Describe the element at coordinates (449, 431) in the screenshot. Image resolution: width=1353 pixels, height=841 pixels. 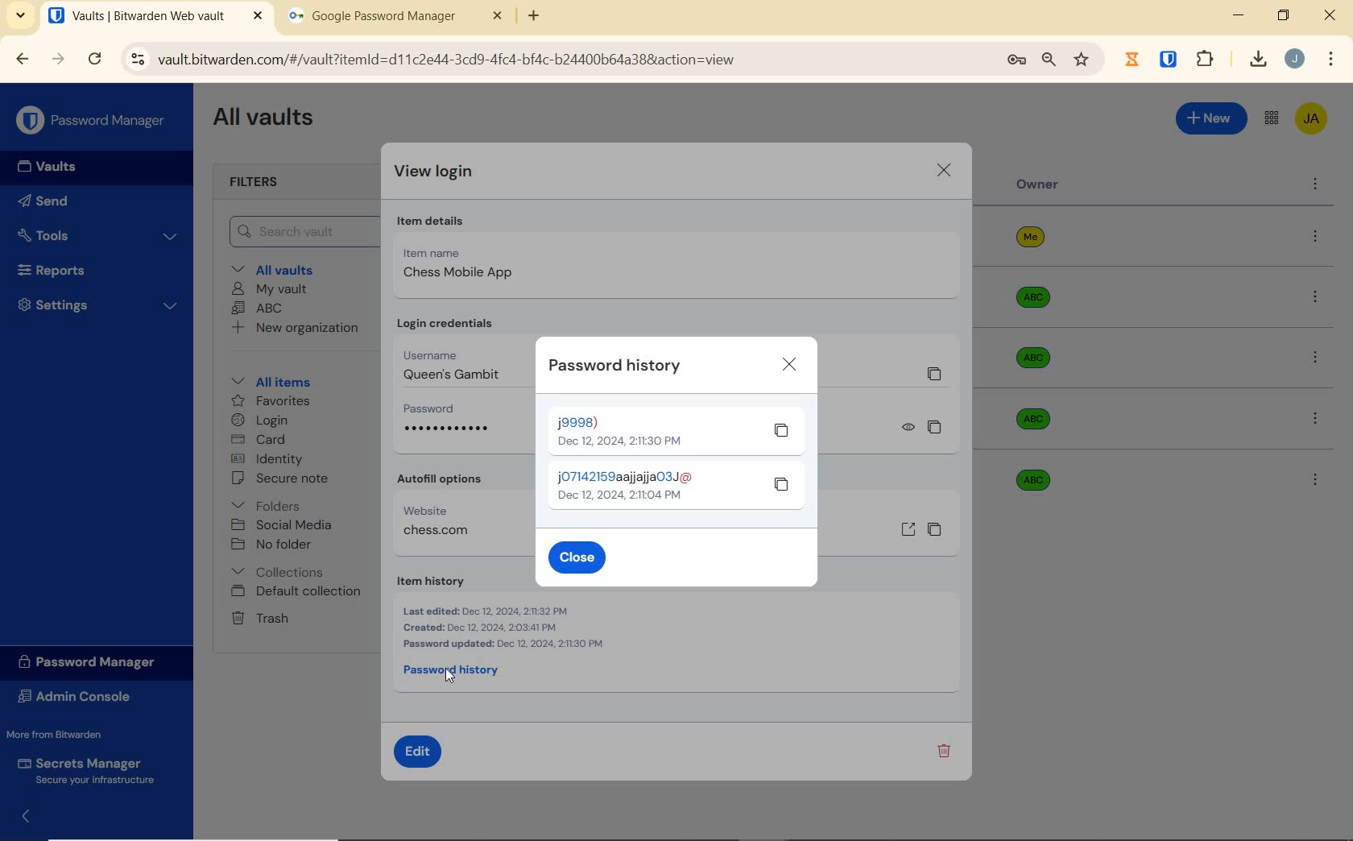
I see `hidden password` at that location.